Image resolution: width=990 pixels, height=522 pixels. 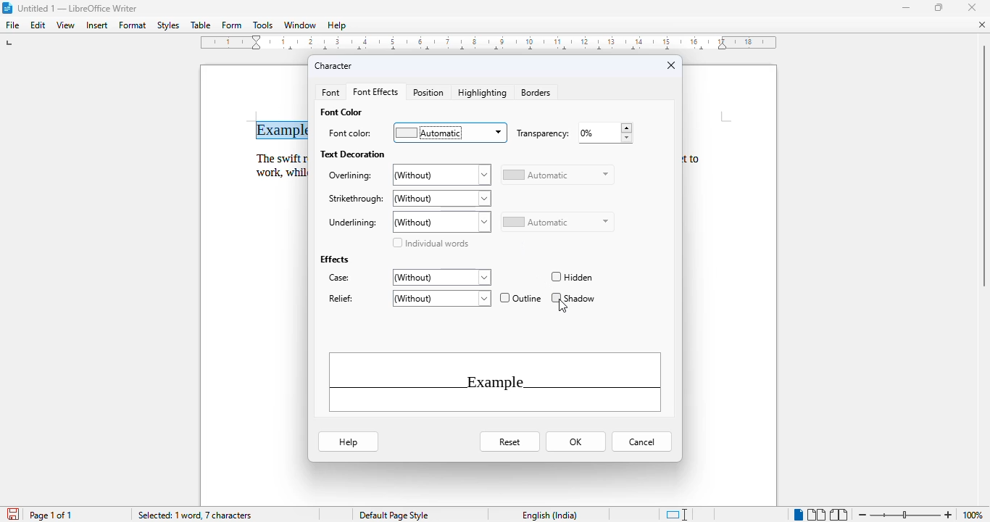 I want to click on zoom out, so click(x=862, y=515).